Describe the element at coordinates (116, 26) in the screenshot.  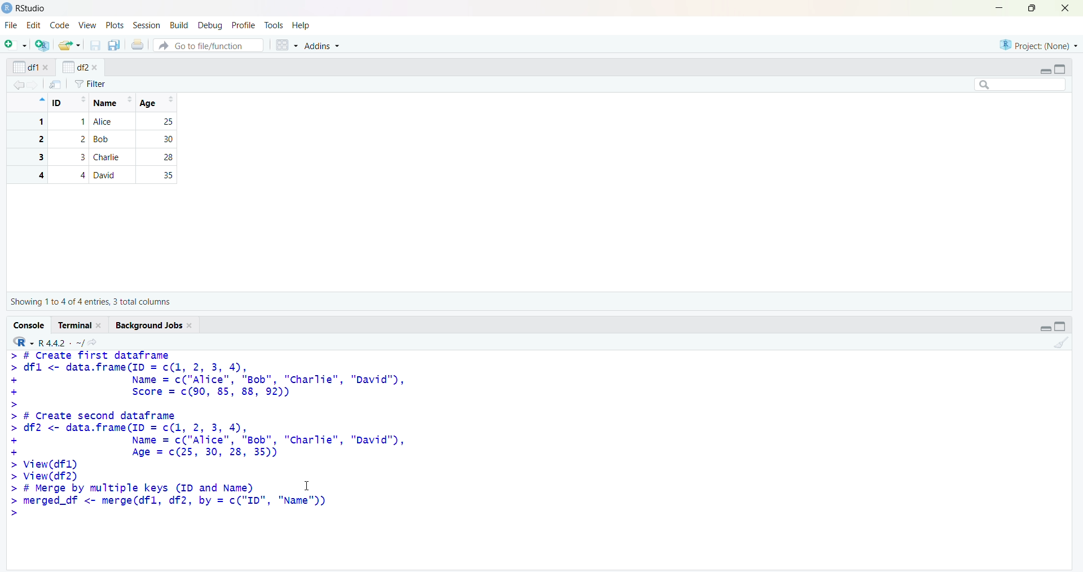
I see `plots` at that location.